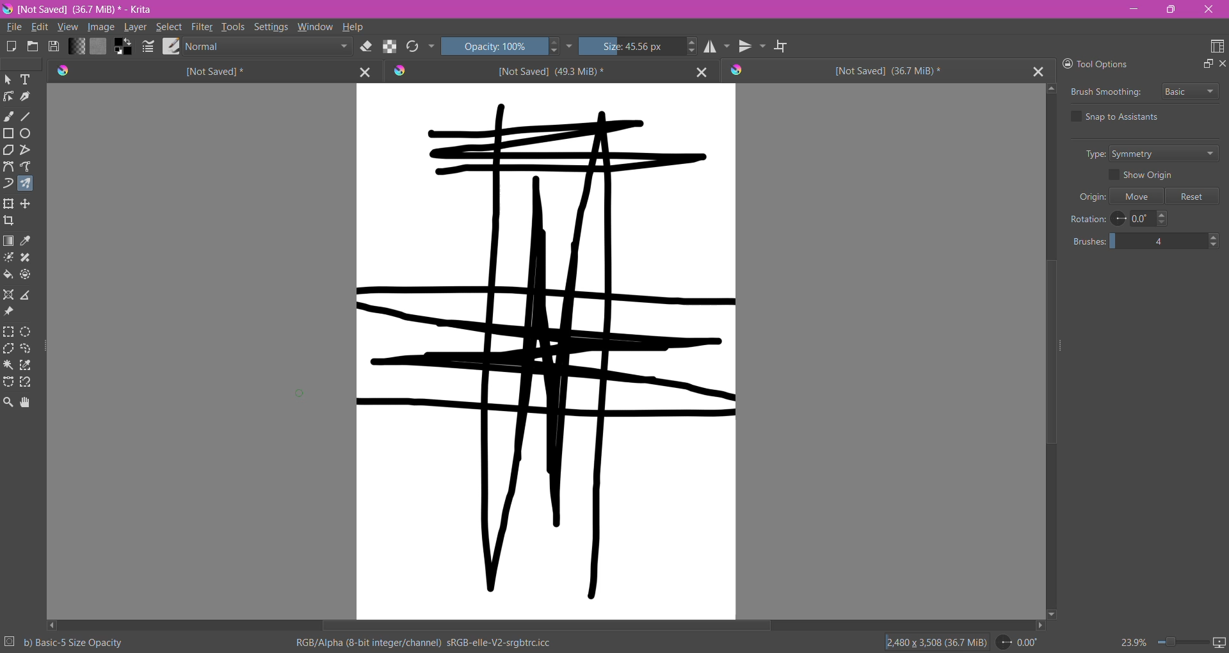 The image size is (1229, 653). I want to click on Set Eraser Mode, so click(365, 47).